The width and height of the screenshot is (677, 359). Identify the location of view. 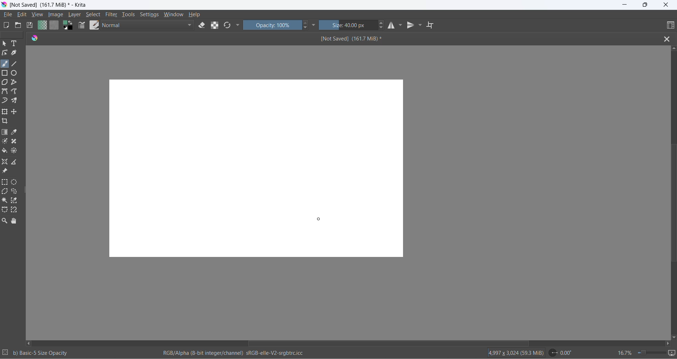
(38, 15).